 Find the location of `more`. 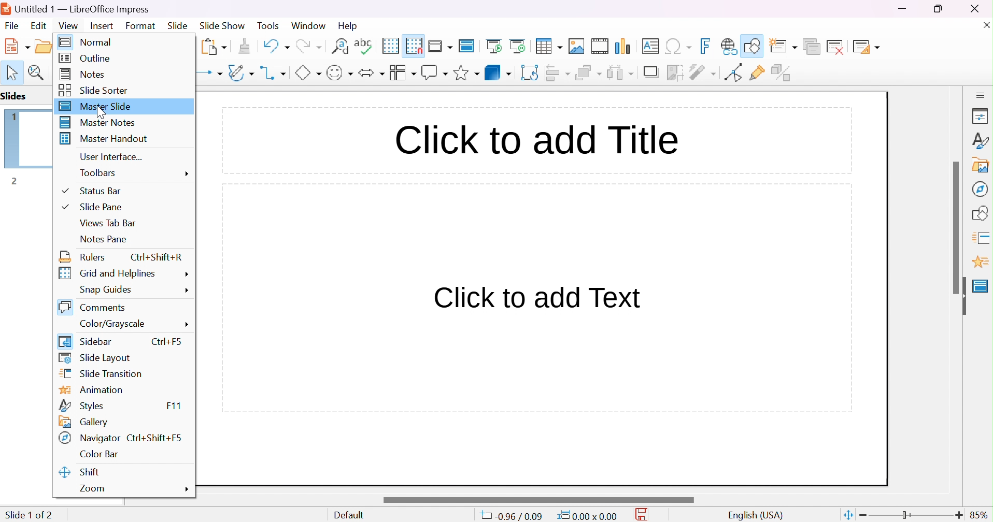

more is located at coordinates (185, 489).